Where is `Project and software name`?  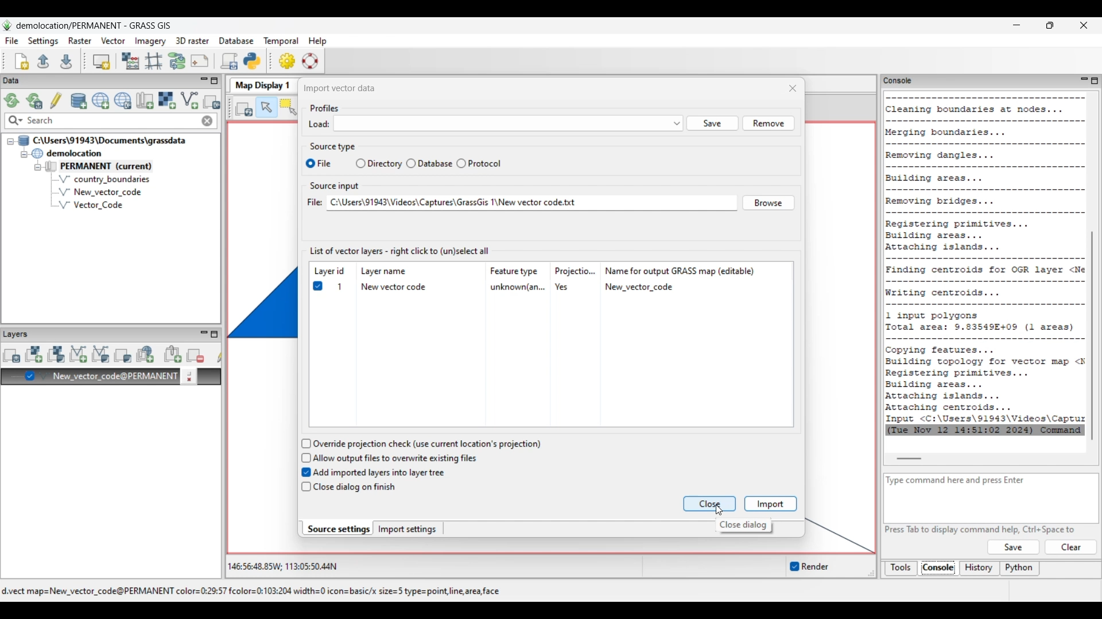
Project and software name is located at coordinates (94, 26).